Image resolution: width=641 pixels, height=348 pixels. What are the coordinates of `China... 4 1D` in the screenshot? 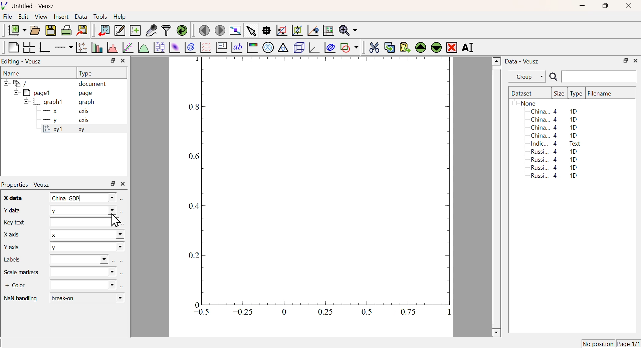 It's located at (555, 119).